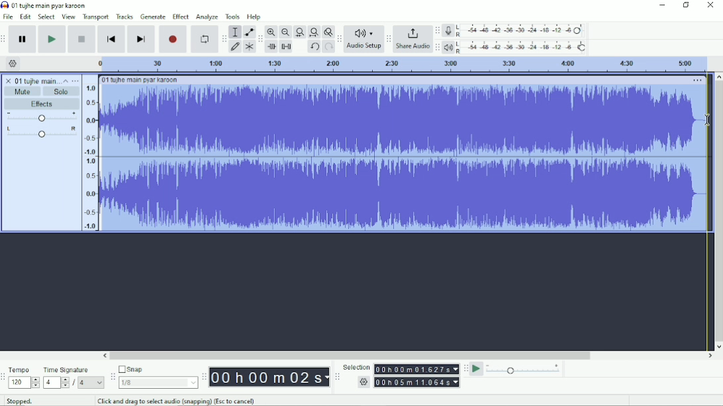  Describe the element at coordinates (363, 39) in the screenshot. I see `Audio Setup` at that location.